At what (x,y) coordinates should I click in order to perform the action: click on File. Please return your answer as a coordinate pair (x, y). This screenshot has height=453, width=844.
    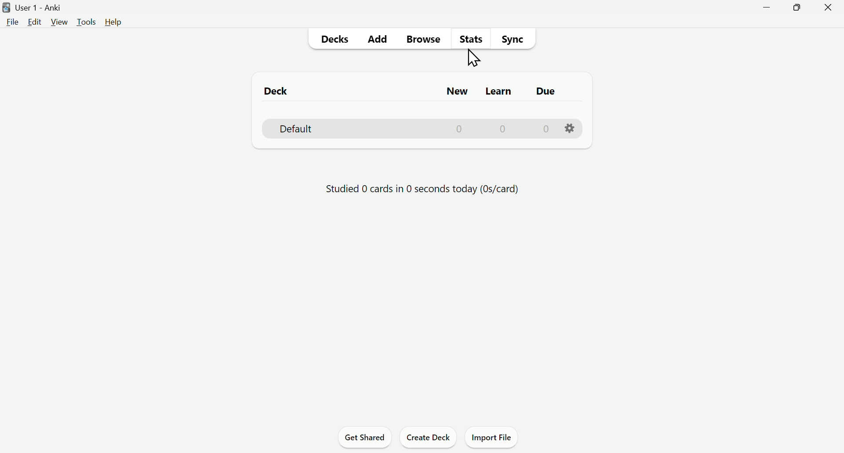
    Looking at the image, I should click on (13, 22).